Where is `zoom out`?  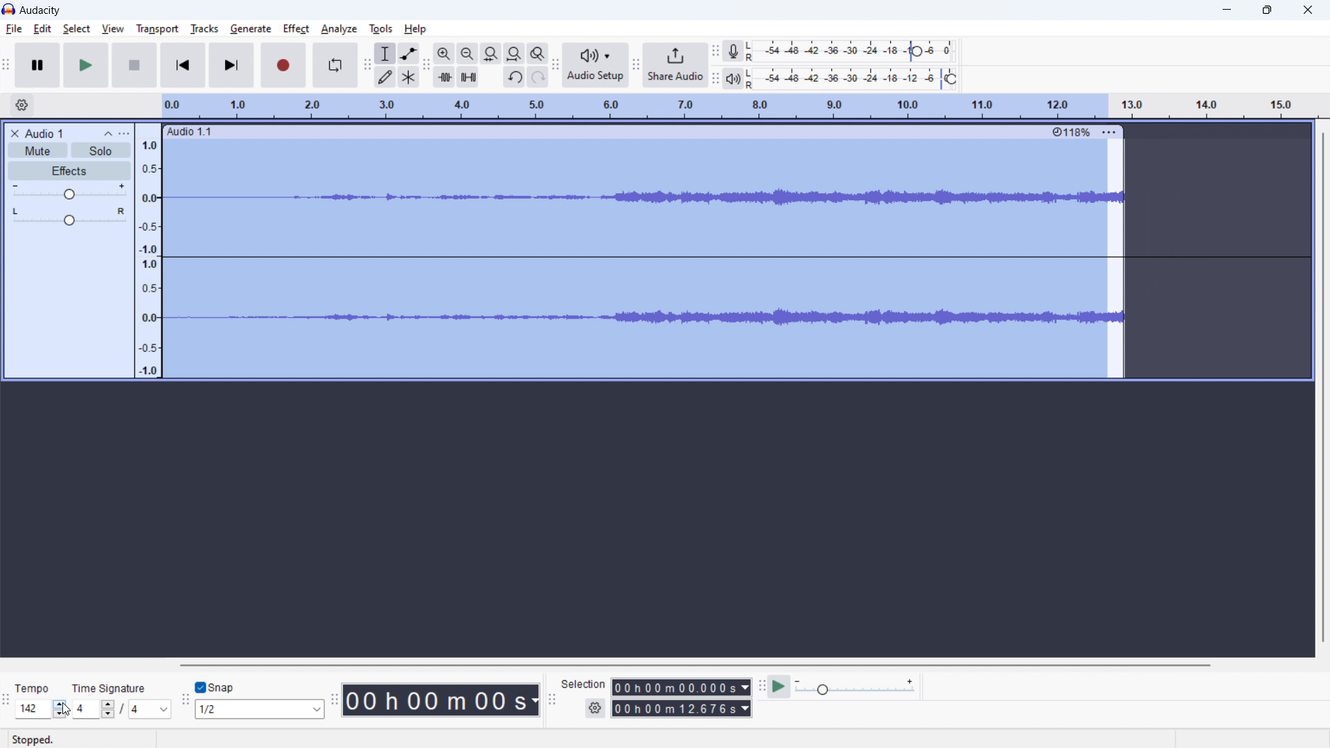 zoom out is located at coordinates (444, 53).